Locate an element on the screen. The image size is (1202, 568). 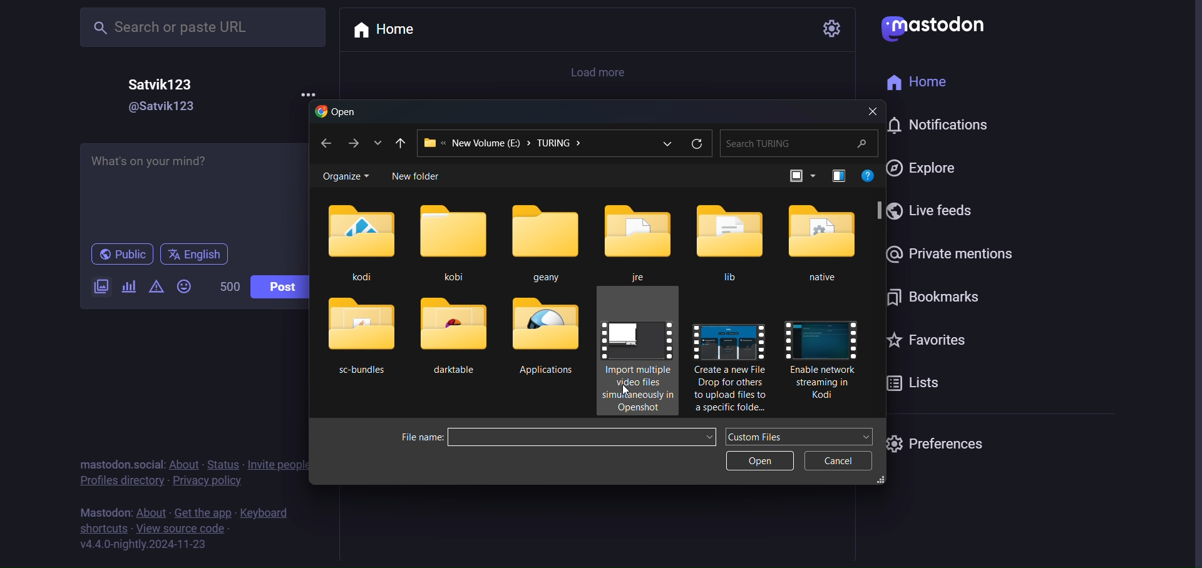
close dialog is located at coordinates (870, 111).